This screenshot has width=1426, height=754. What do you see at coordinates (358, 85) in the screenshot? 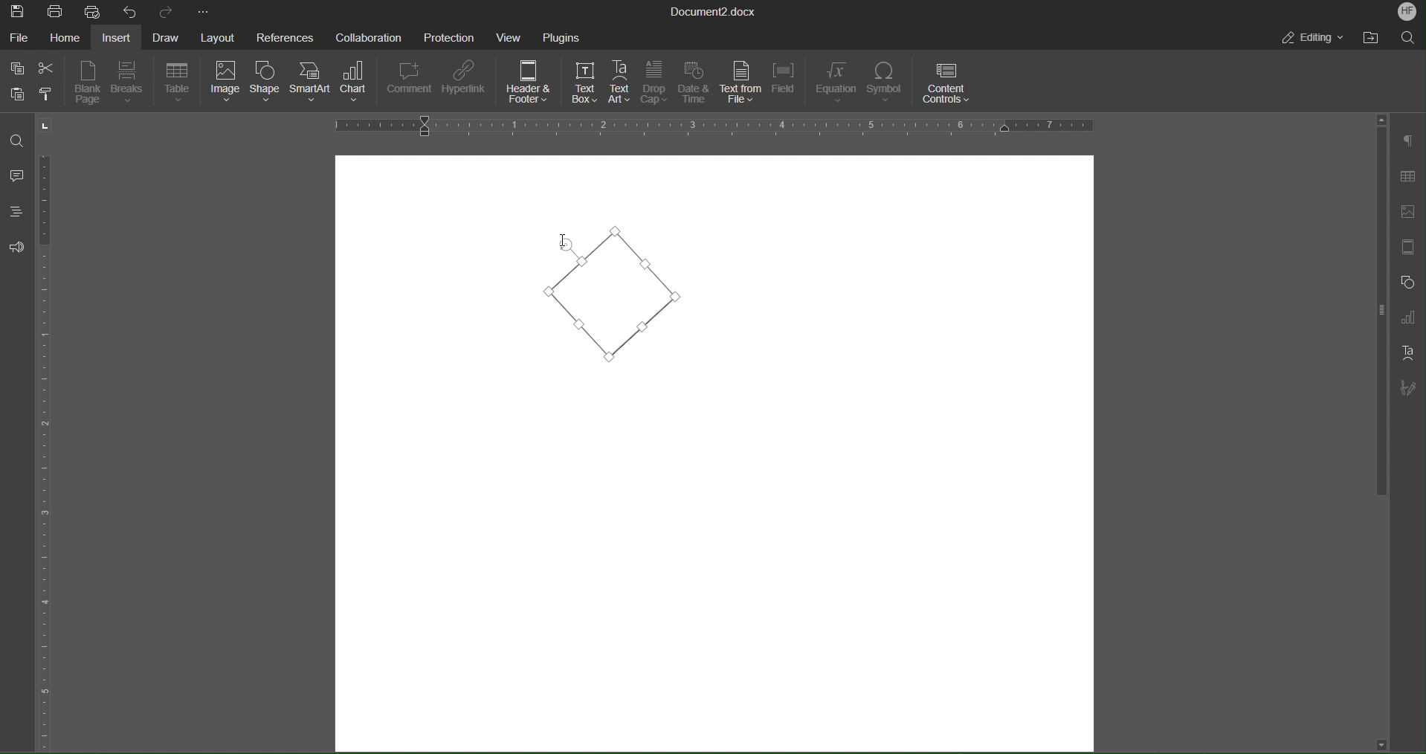
I see `Chart` at bounding box center [358, 85].